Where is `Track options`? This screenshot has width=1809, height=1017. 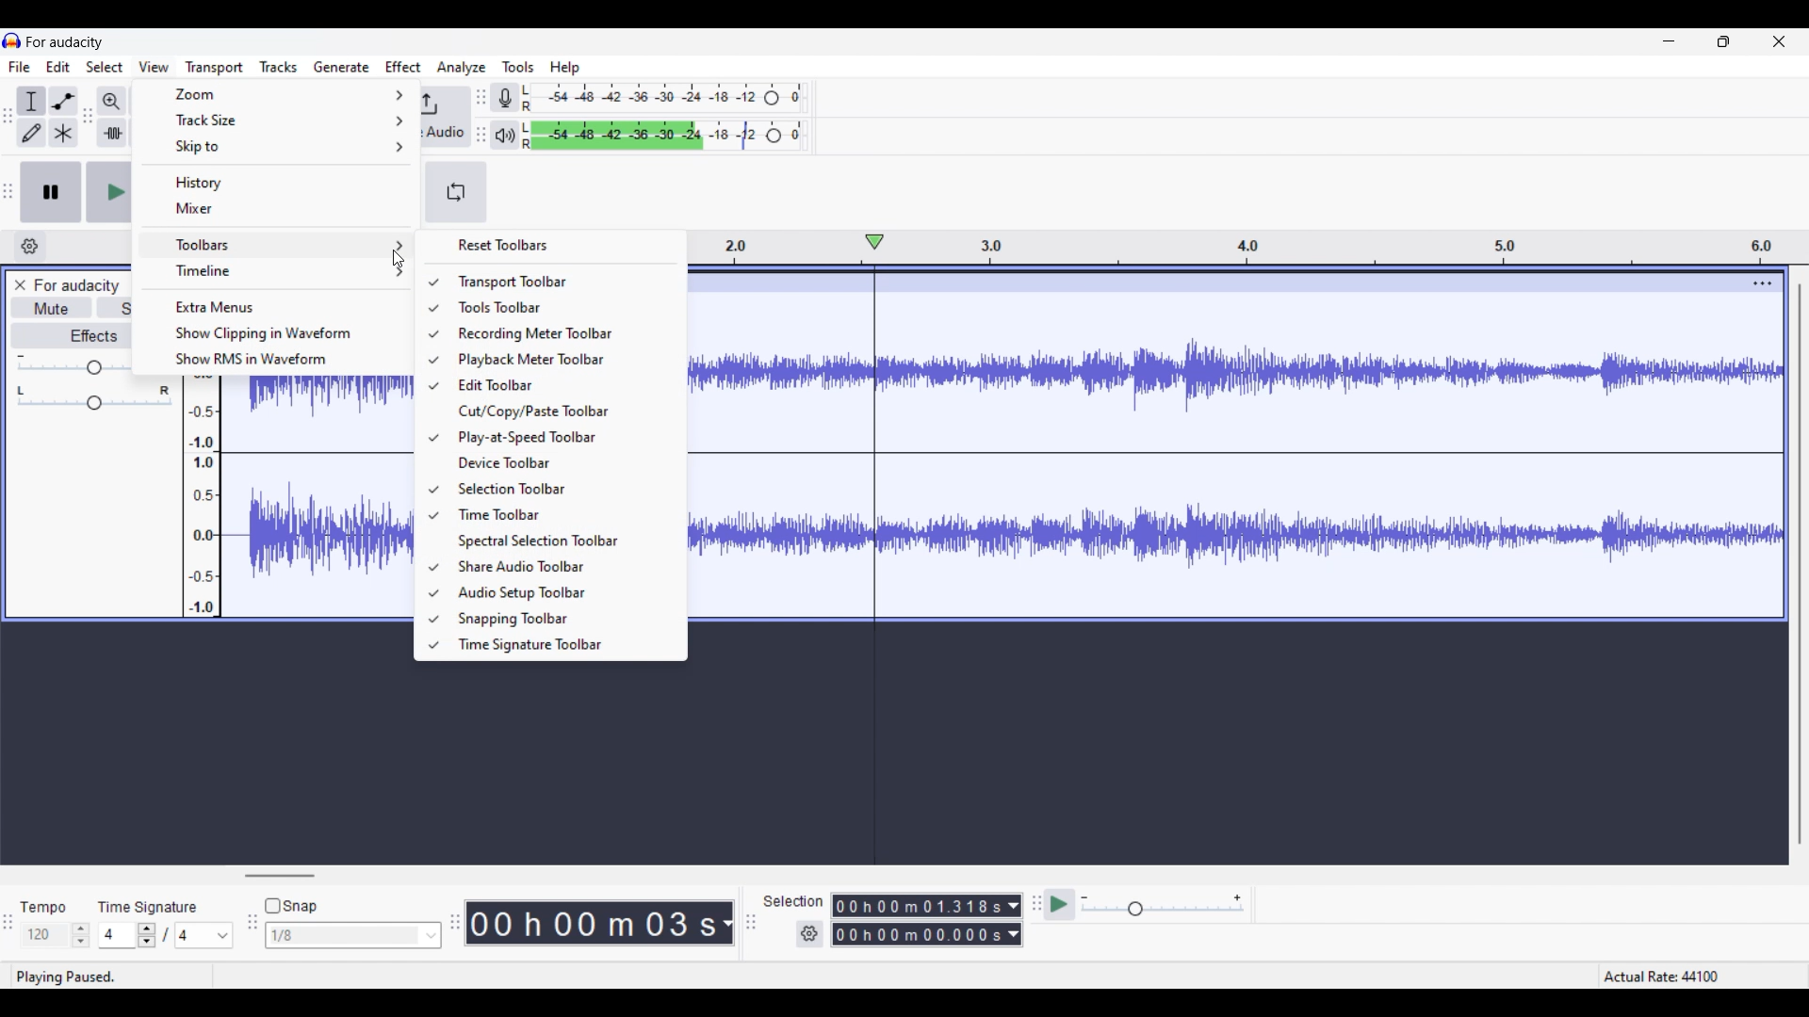
Track options is located at coordinates (1763, 283).